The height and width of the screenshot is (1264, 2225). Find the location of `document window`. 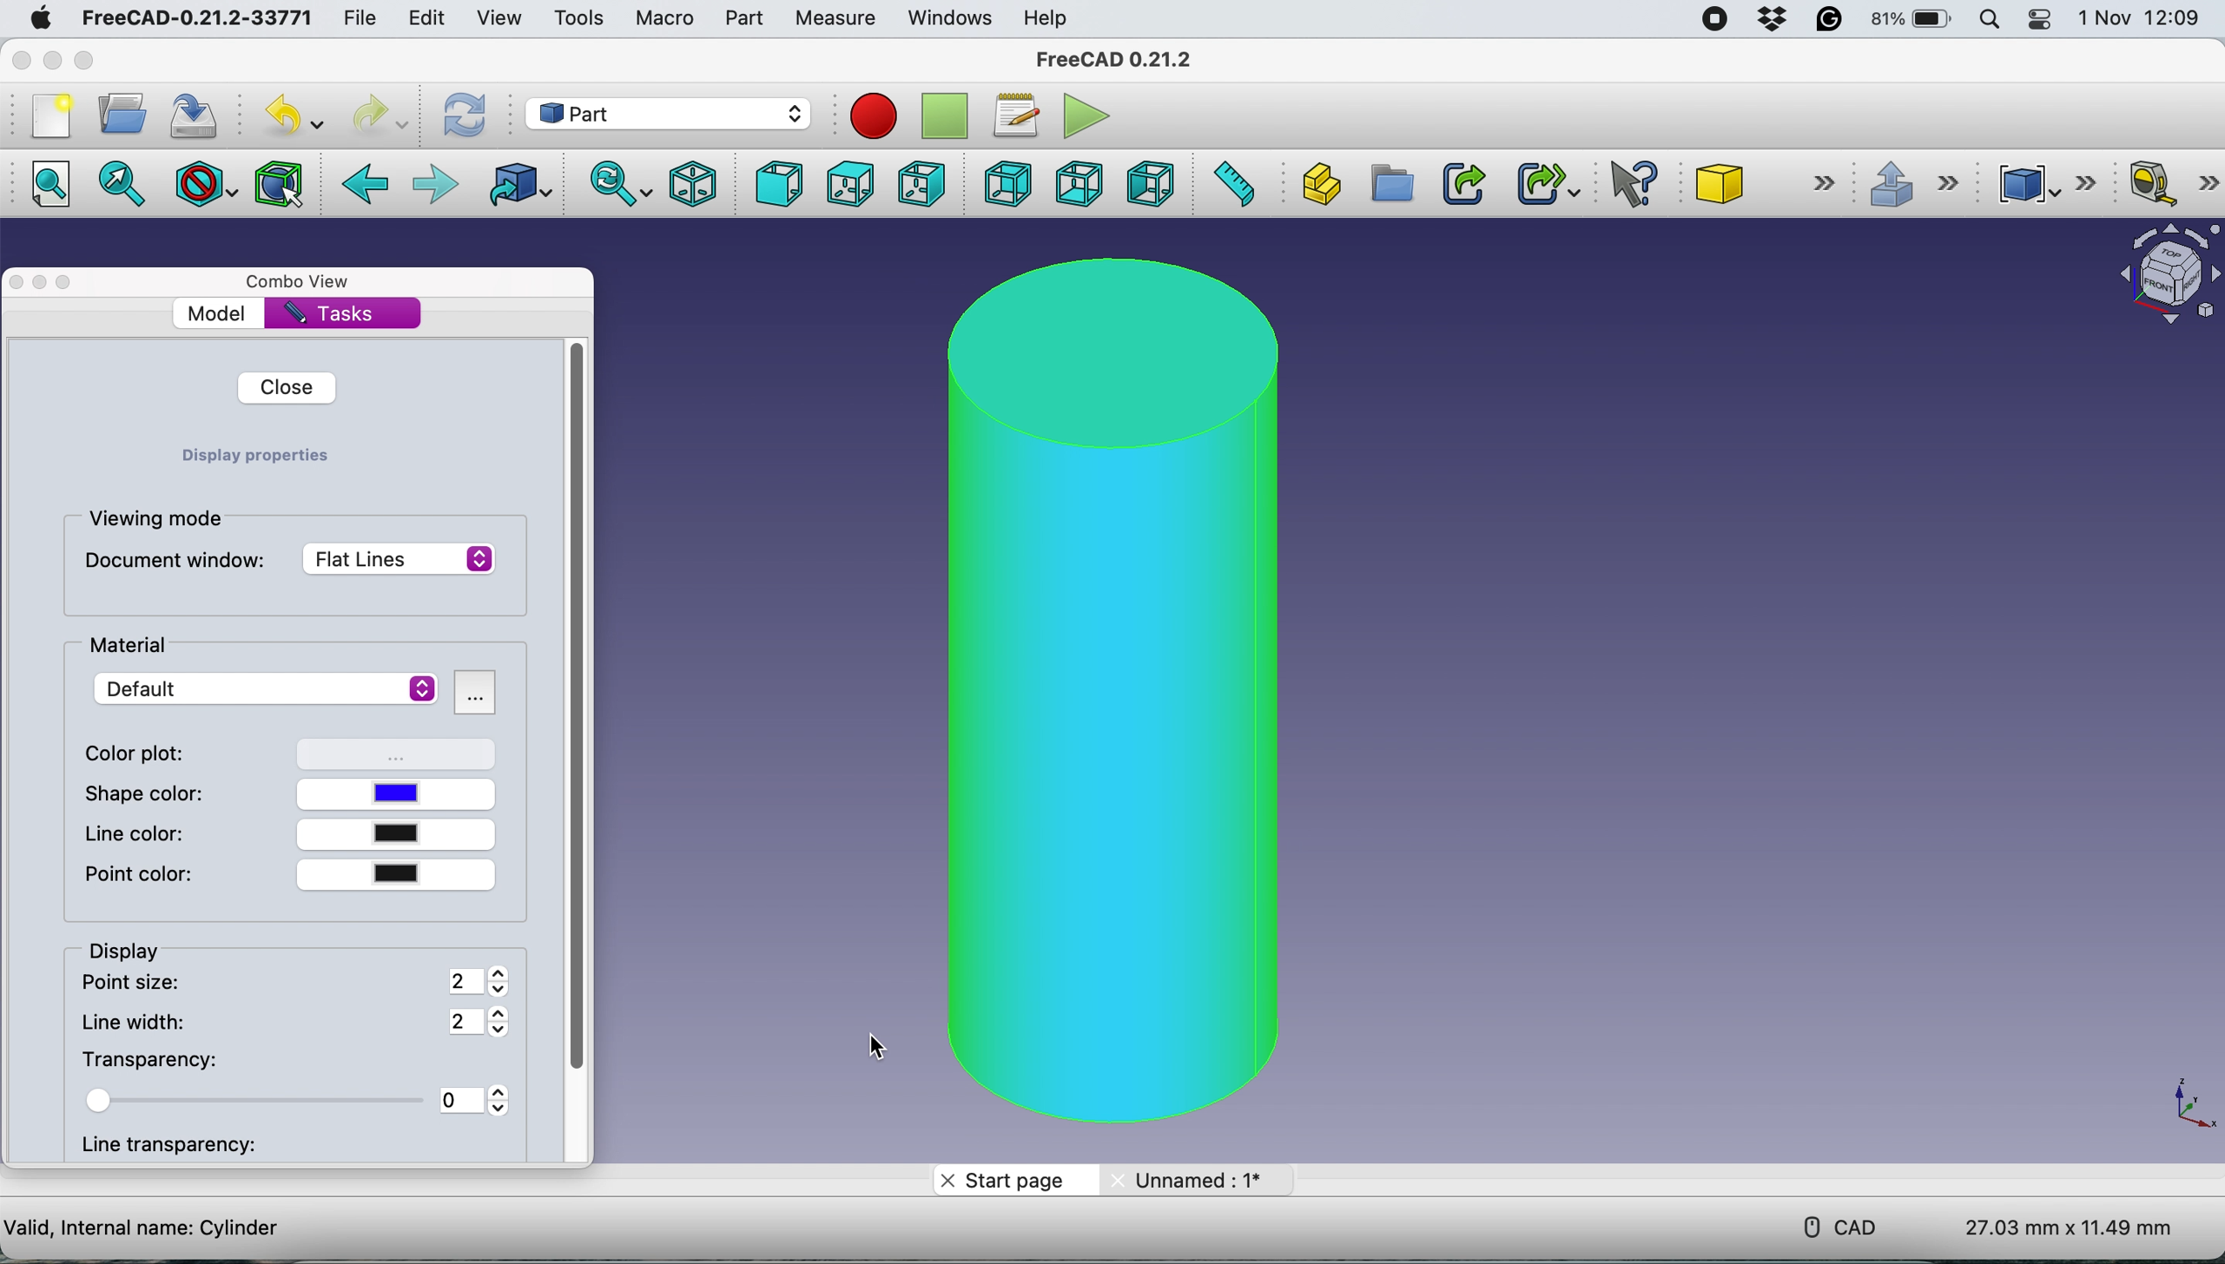

document window is located at coordinates (288, 564).